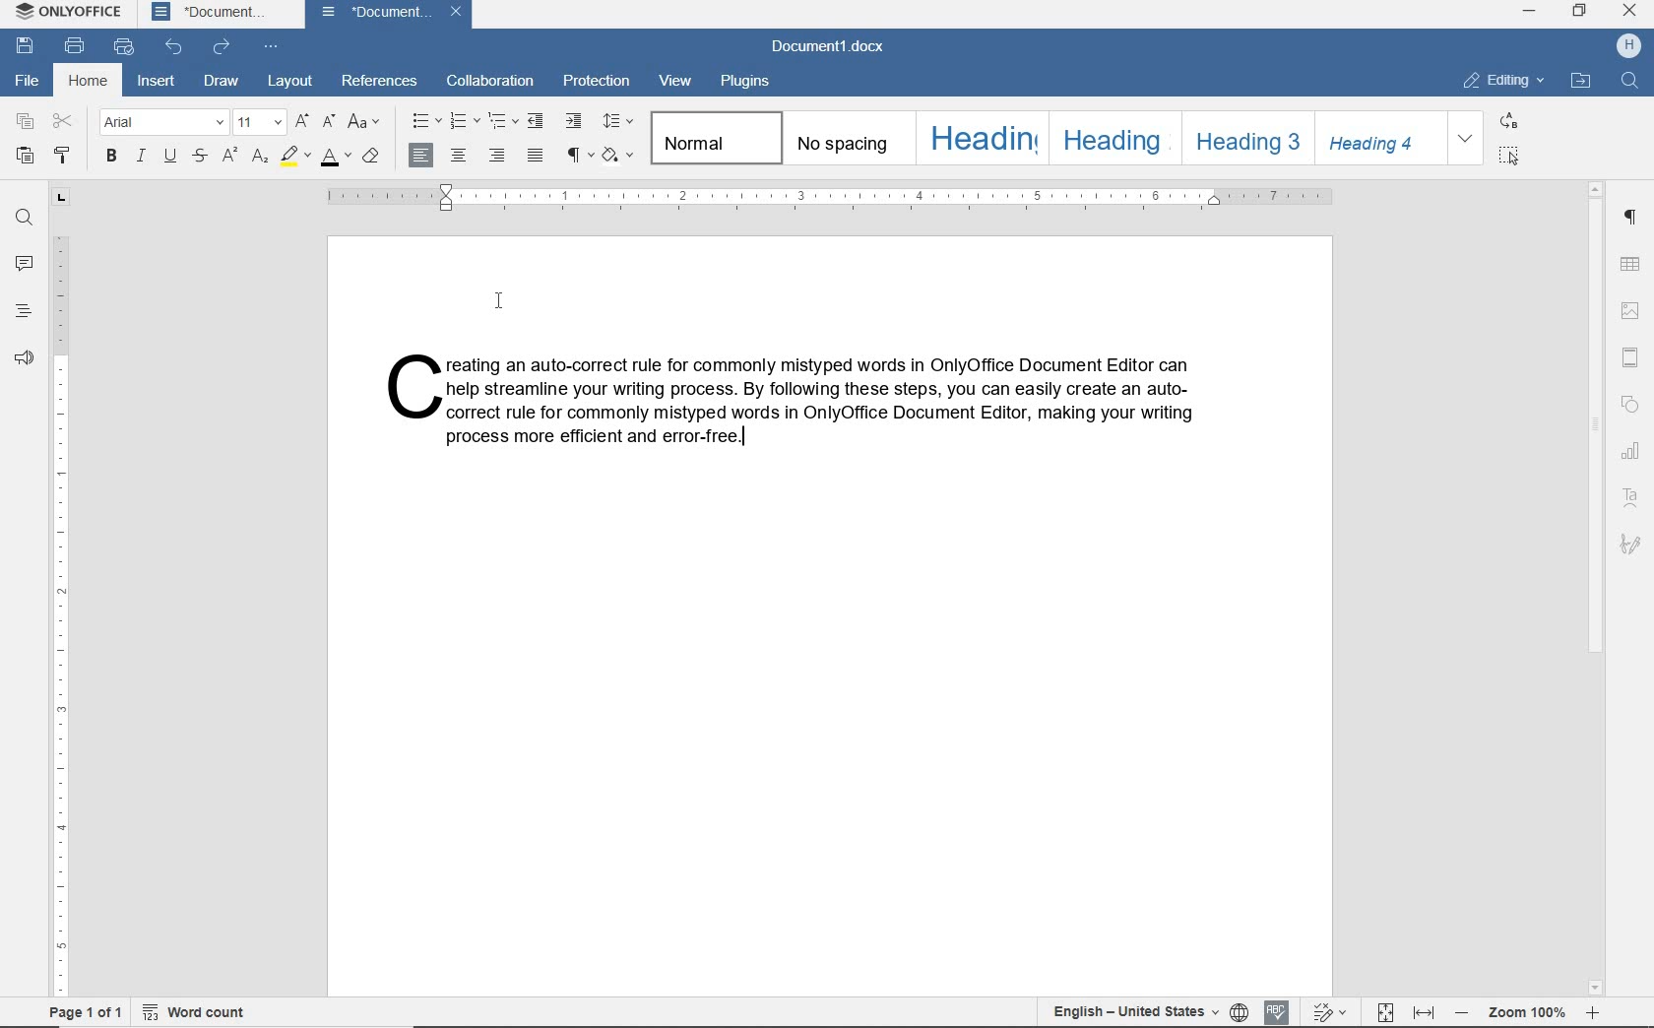 The image size is (1654, 1028). Describe the element at coordinates (267, 45) in the screenshot. I see `CUSTOMIZE QUICK ACCESS TOOLBAR` at that location.